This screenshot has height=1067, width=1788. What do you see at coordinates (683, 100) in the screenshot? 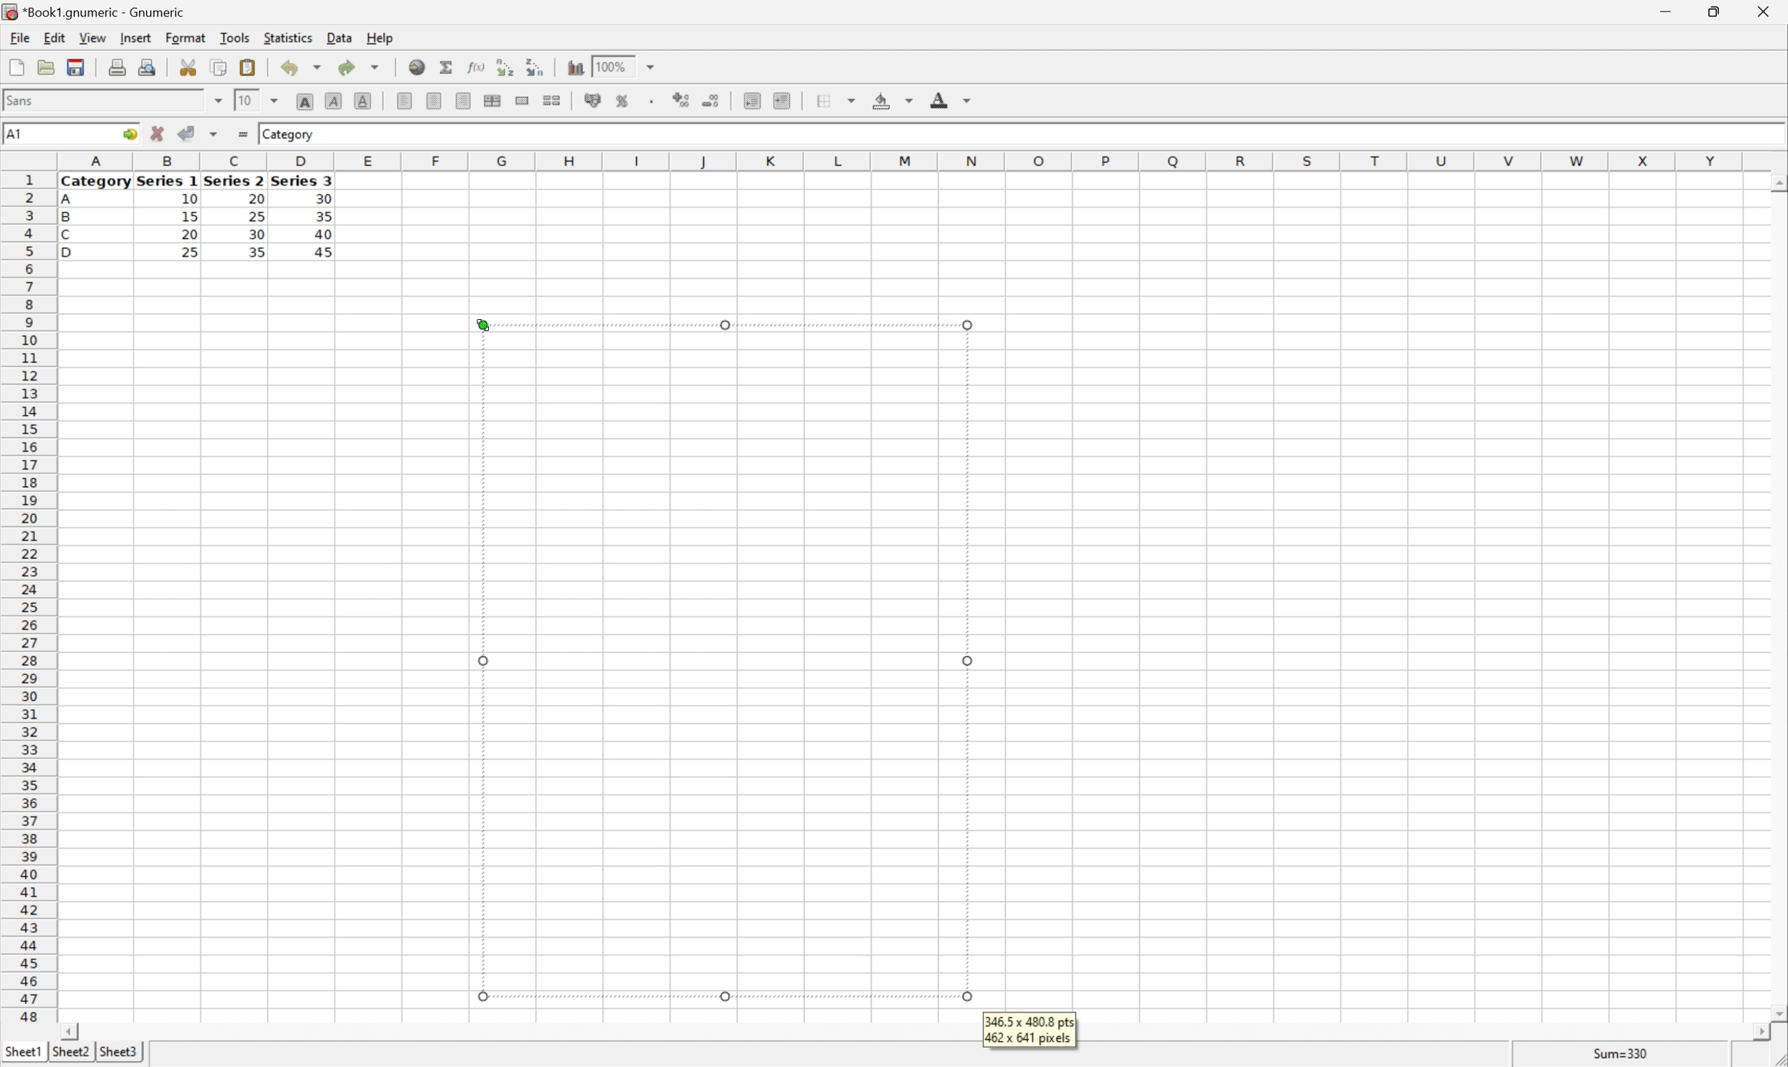
I see `Increase the number of decimals displayed` at bounding box center [683, 100].